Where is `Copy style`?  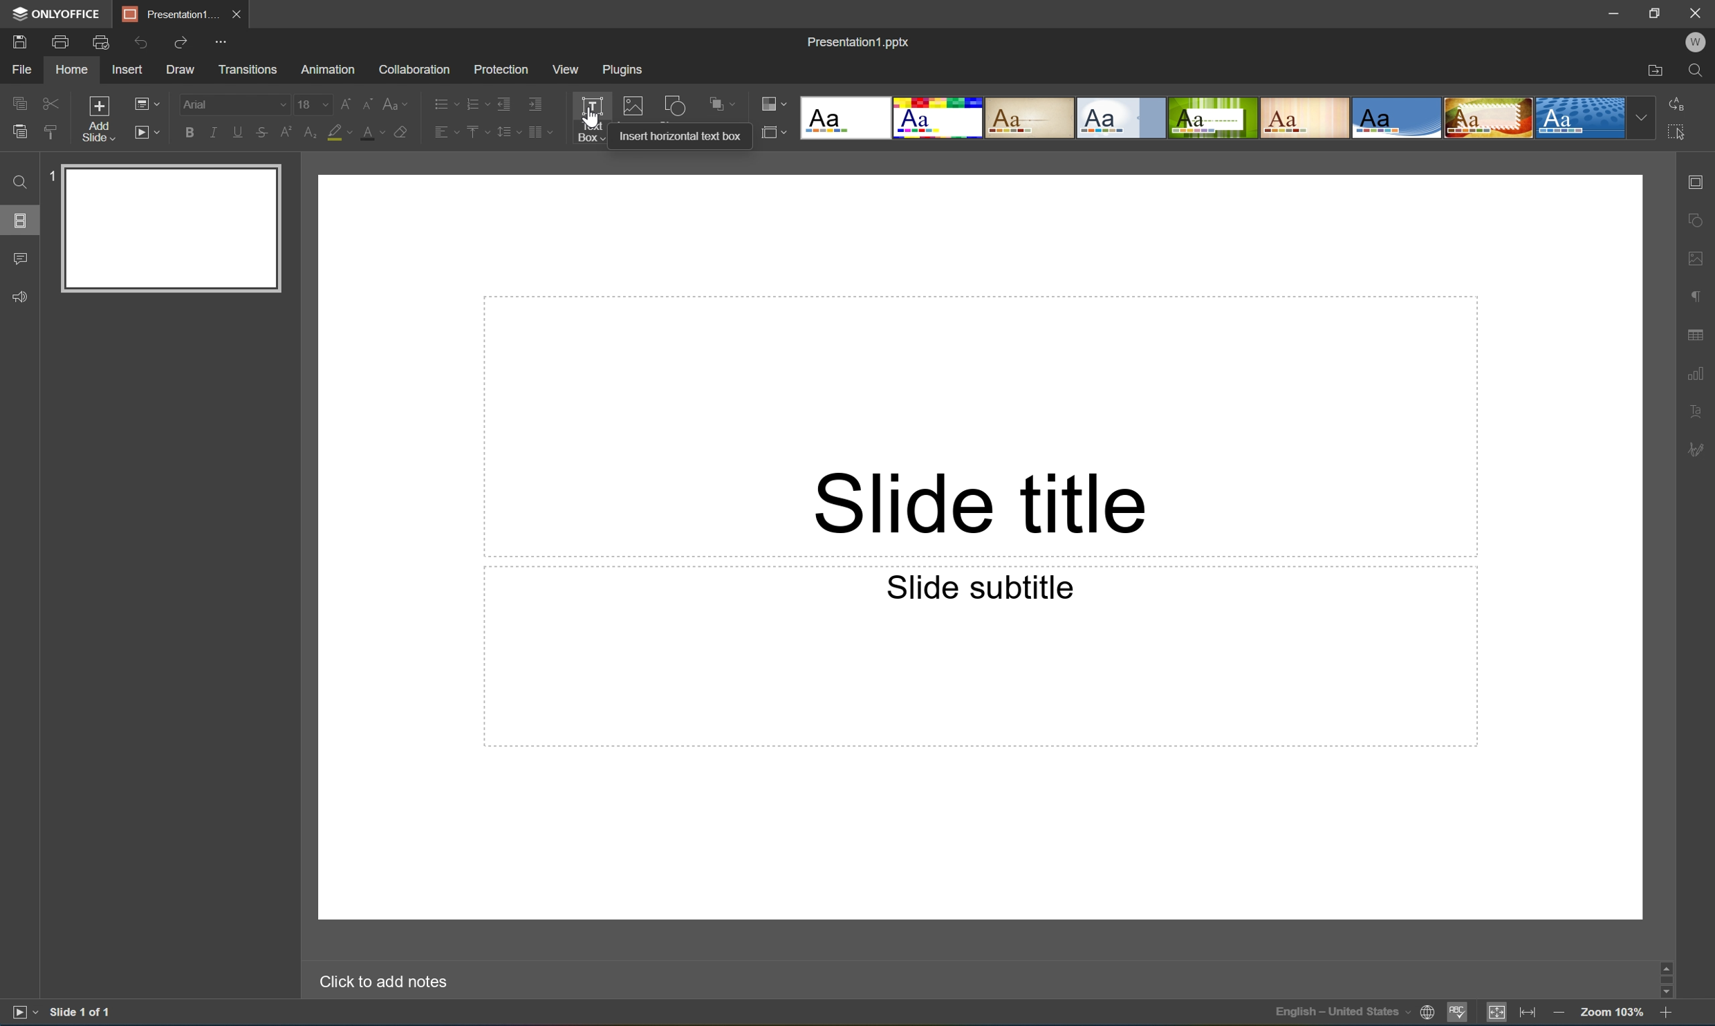 Copy style is located at coordinates (50, 131).